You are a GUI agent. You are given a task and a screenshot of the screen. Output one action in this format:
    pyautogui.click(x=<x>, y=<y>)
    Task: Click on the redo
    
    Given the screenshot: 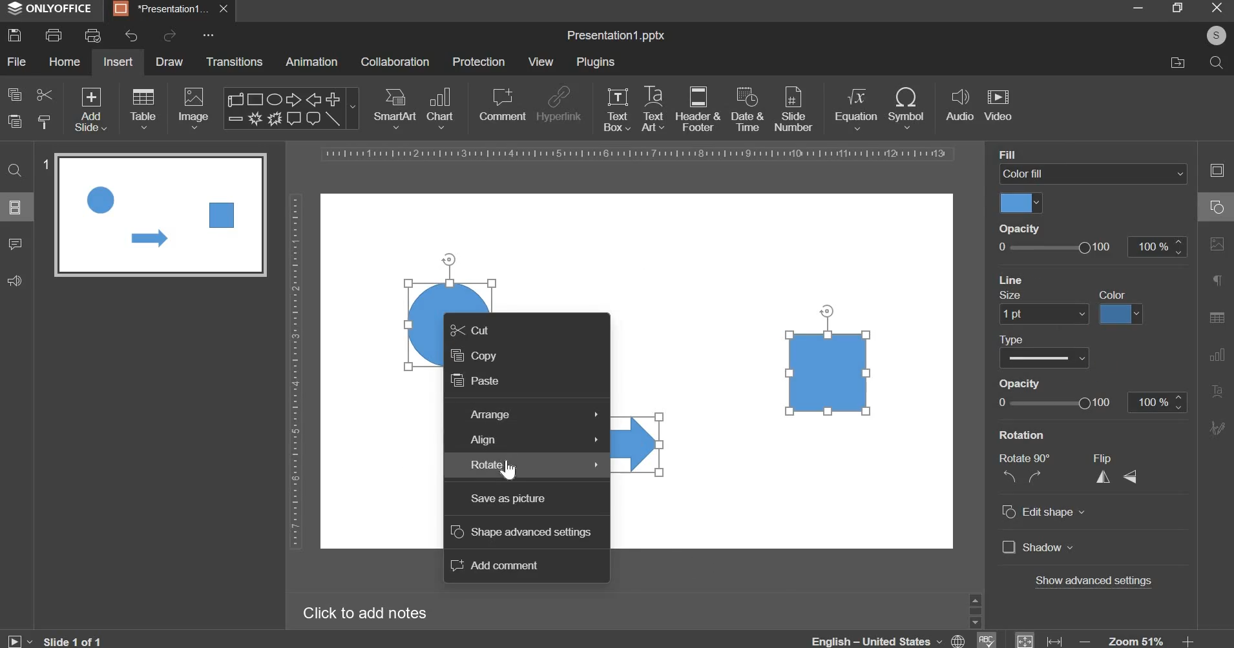 What is the action you would take?
    pyautogui.click(x=168, y=35)
    